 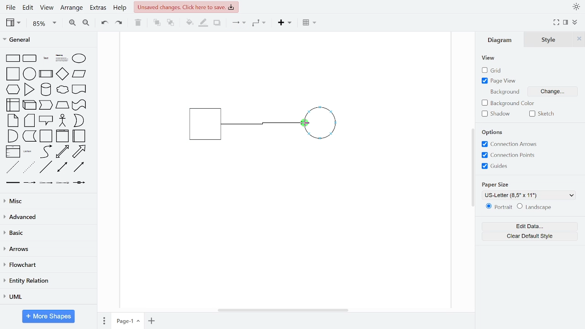 I want to click on options, so click(x=495, y=133).